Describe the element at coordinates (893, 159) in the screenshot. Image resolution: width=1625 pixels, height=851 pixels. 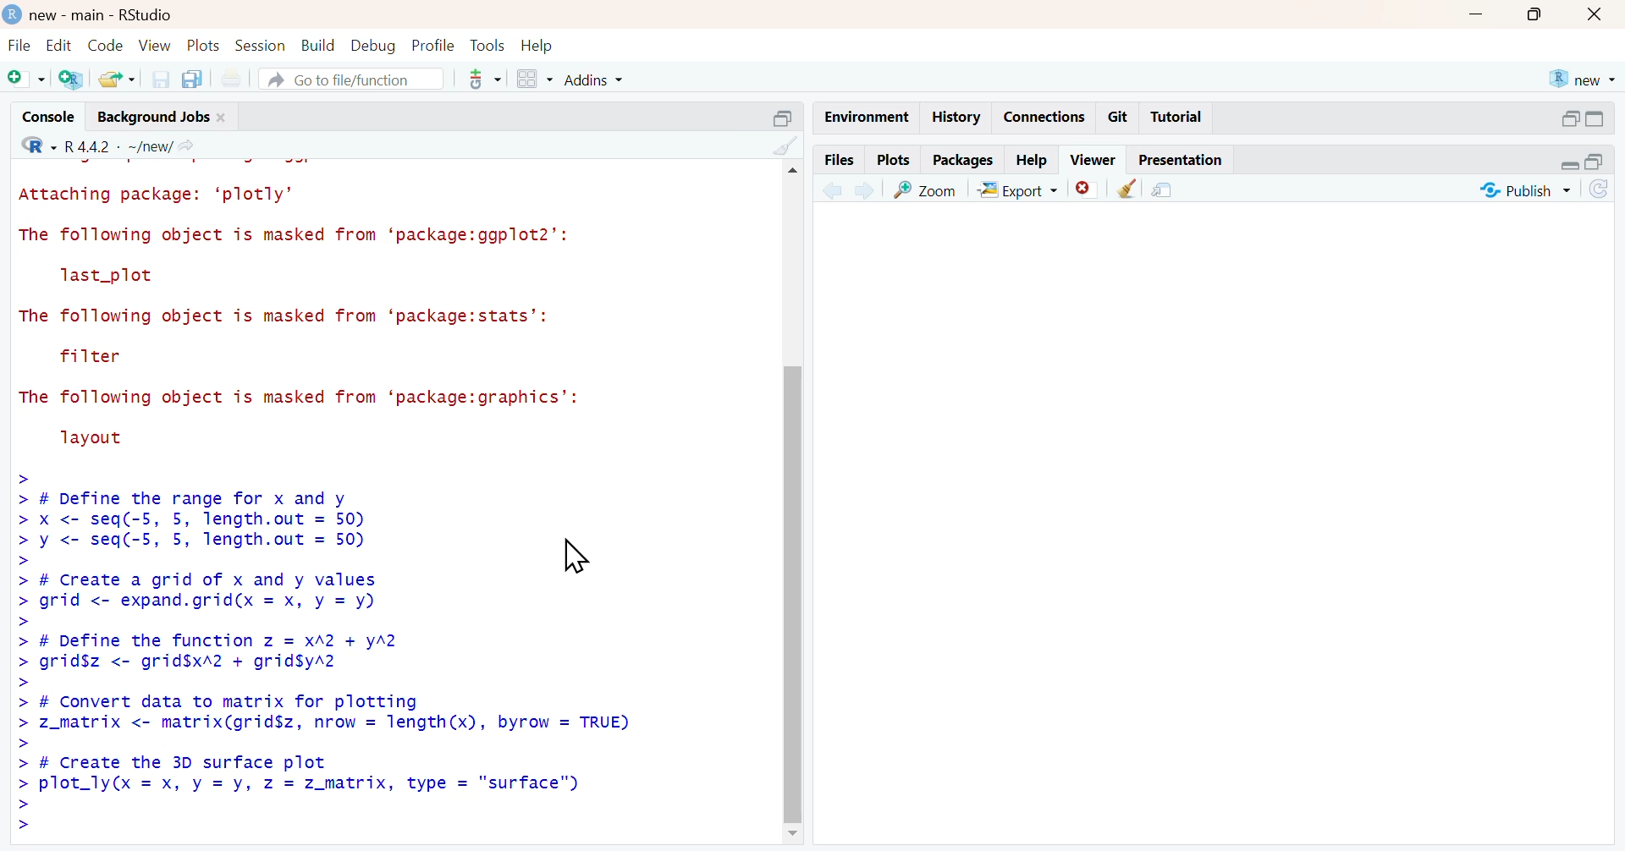
I see `plots` at that location.